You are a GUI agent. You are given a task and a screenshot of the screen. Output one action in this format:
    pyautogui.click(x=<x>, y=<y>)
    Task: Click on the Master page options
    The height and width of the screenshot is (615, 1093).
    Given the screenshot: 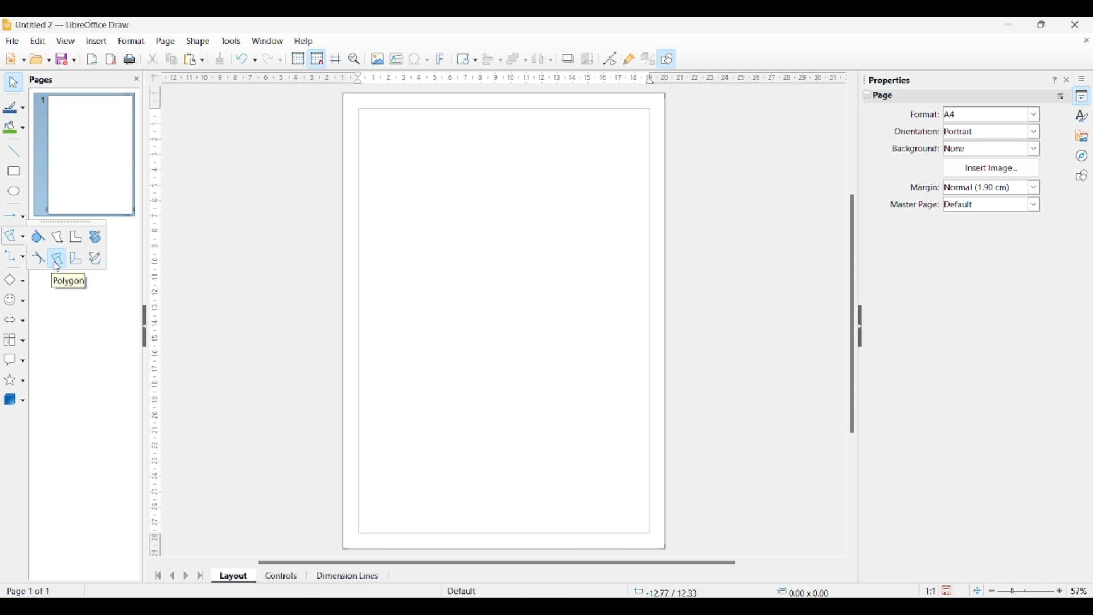 What is the action you would take?
    pyautogui.click(x=991, y=204)
    